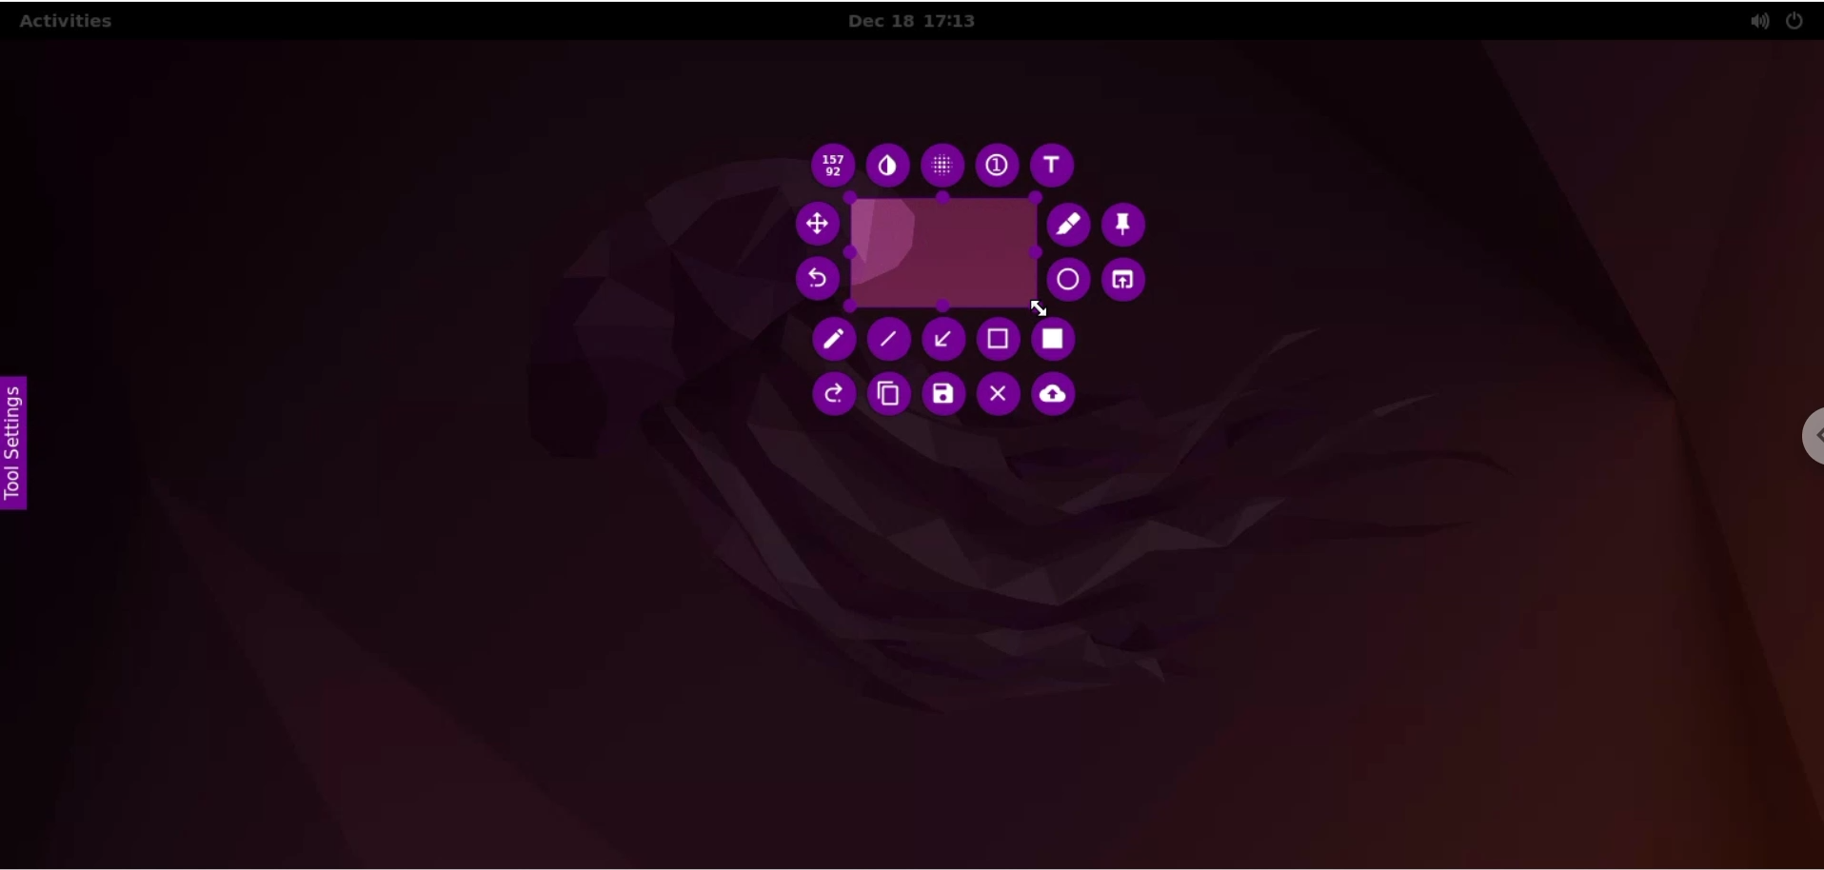 The width and height of the screenshot is (1824, 870). What do you see at coordinates (819, 279) in the screenshot?
I see `redo` at bounding box center [819, 279].